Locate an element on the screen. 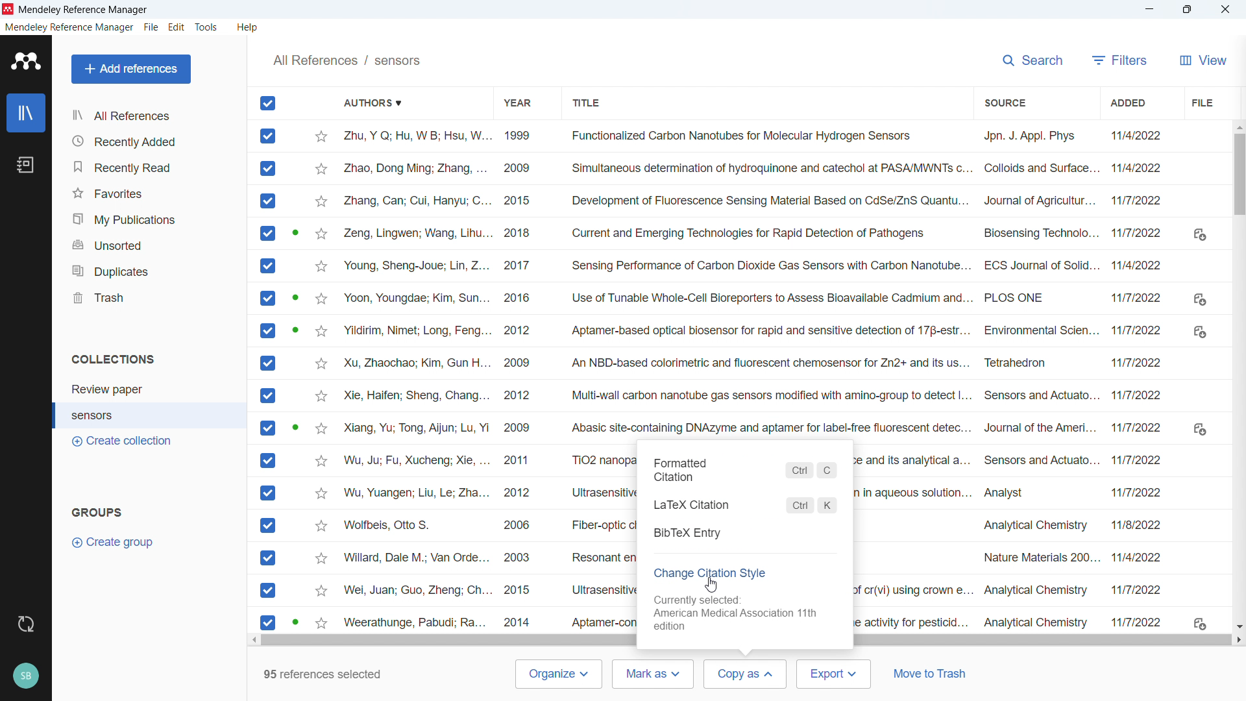  minimise  is located at coordinates (1150, 10).